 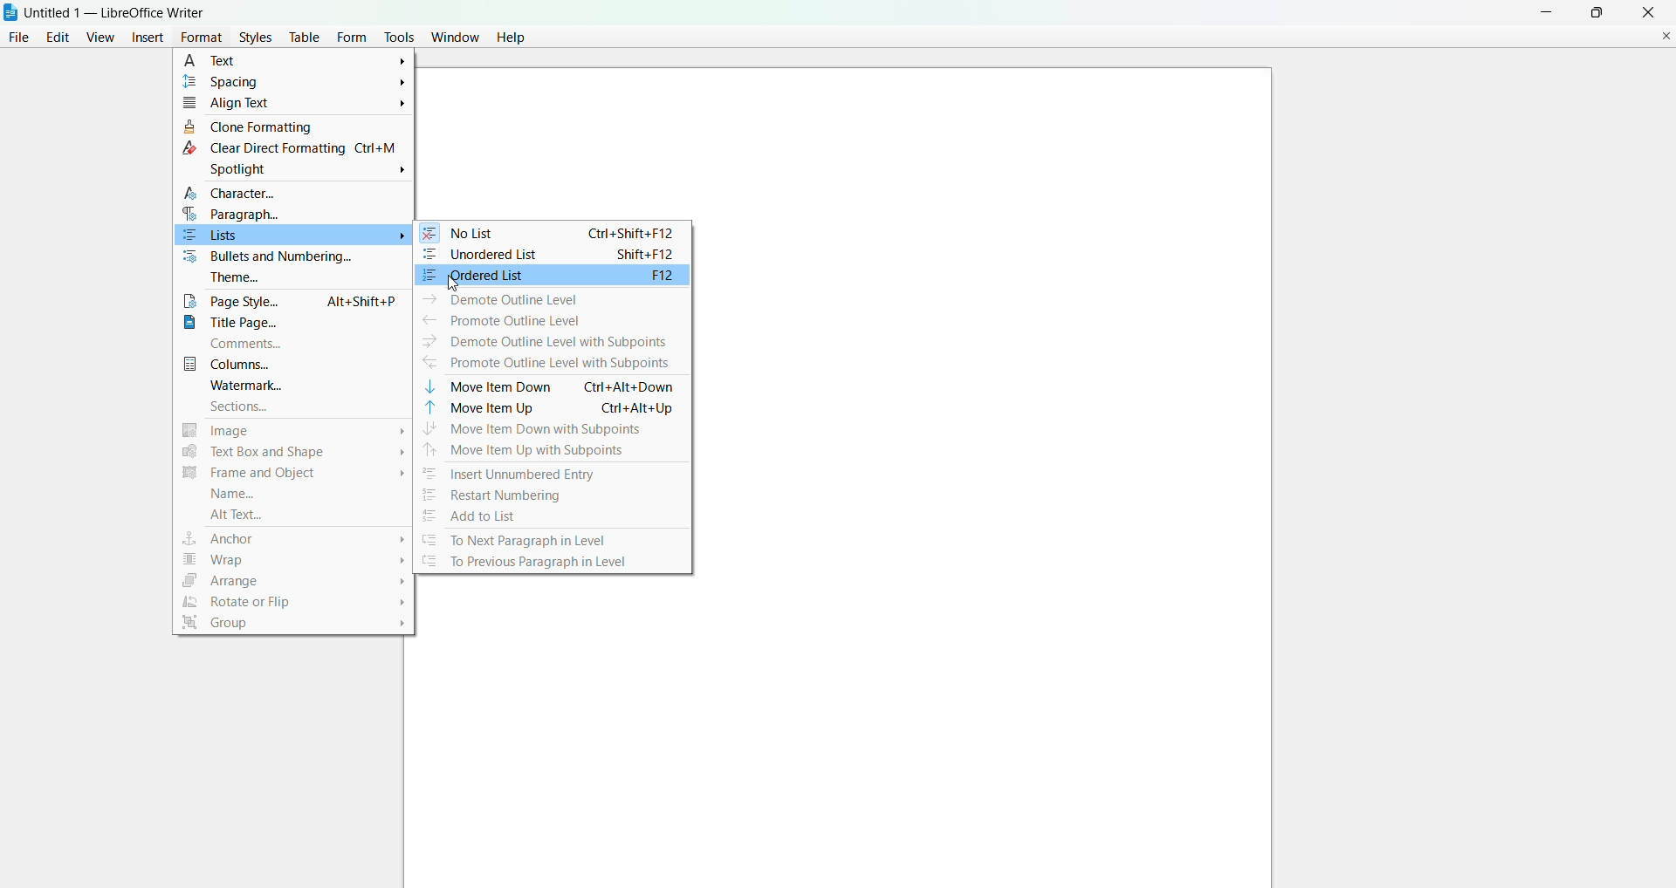 What do you see at coordinates (514, 474) in the screenshot?
I see `insert unumbered entry` at bounding box center [514, 474].